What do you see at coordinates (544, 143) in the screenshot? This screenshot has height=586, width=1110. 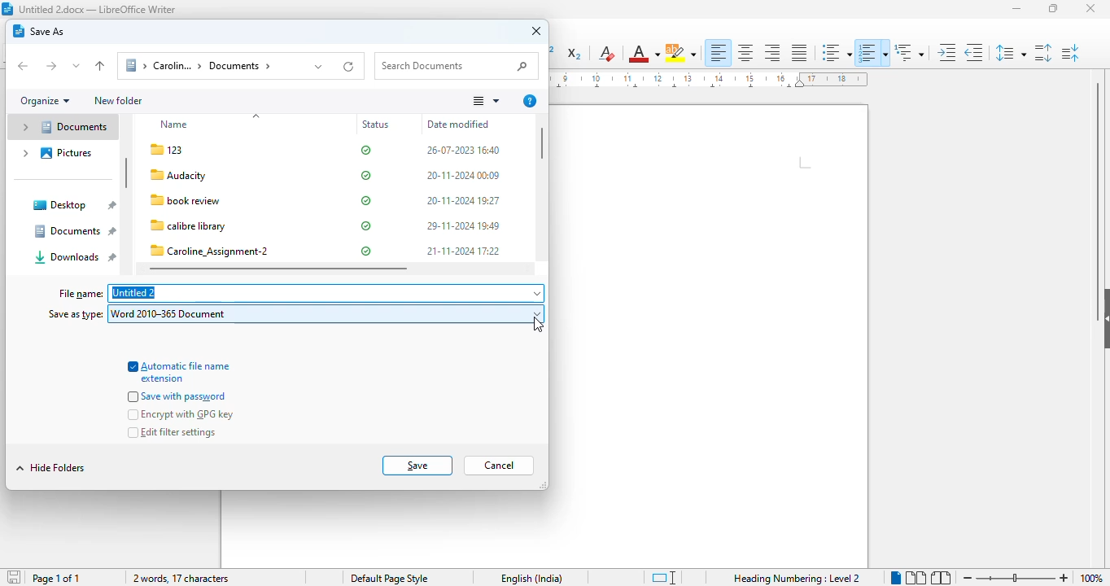 I see `vertical scroll bar` at bounding box center [544, 143].